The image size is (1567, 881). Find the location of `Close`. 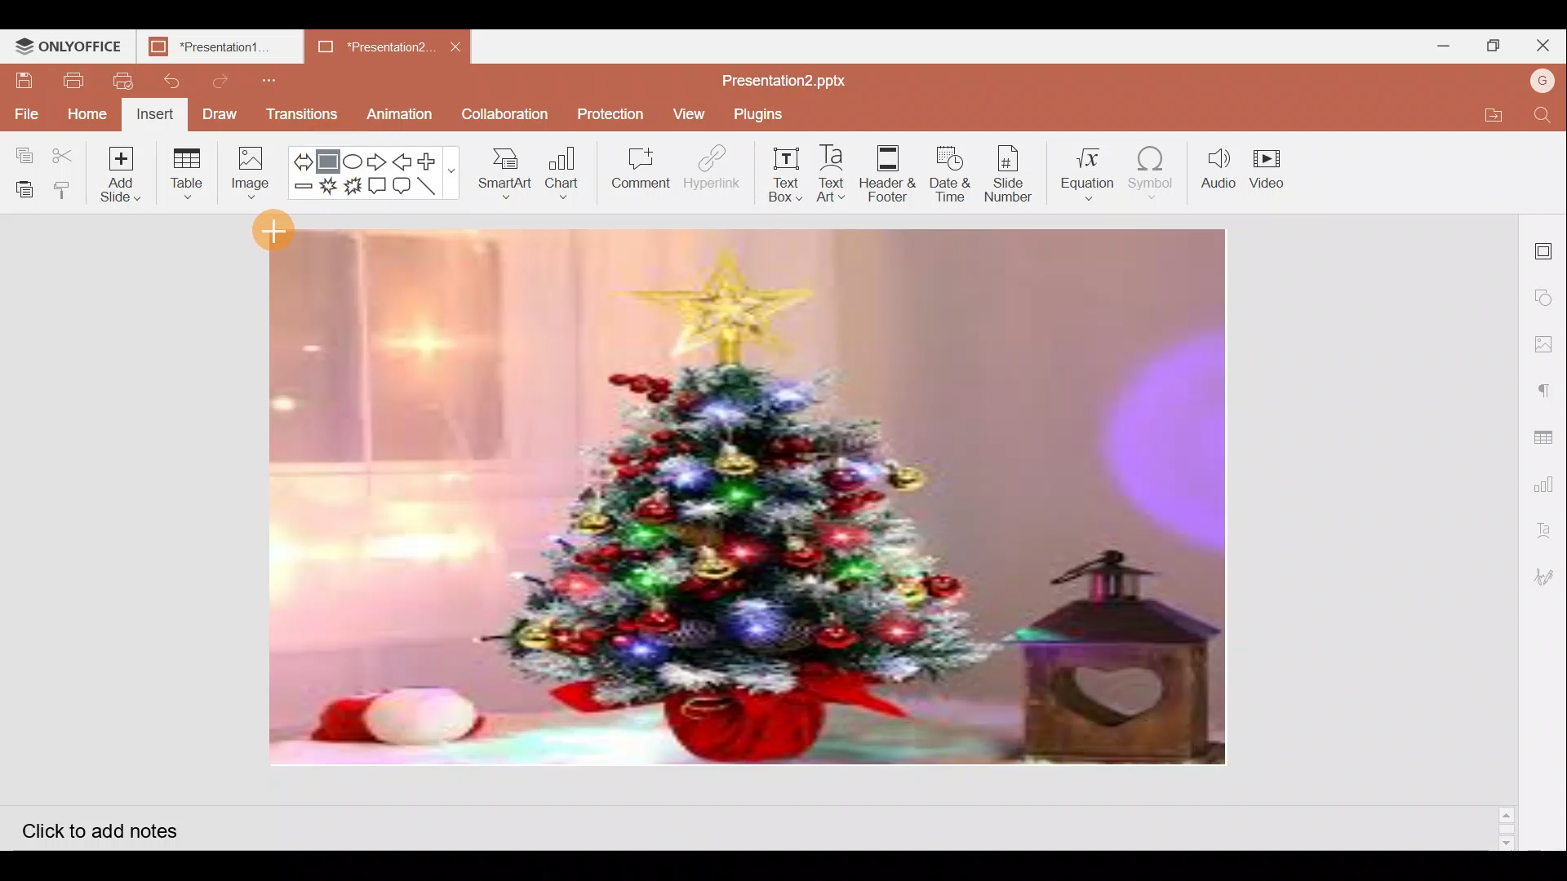

Close is located at coordinates (1543, 44).